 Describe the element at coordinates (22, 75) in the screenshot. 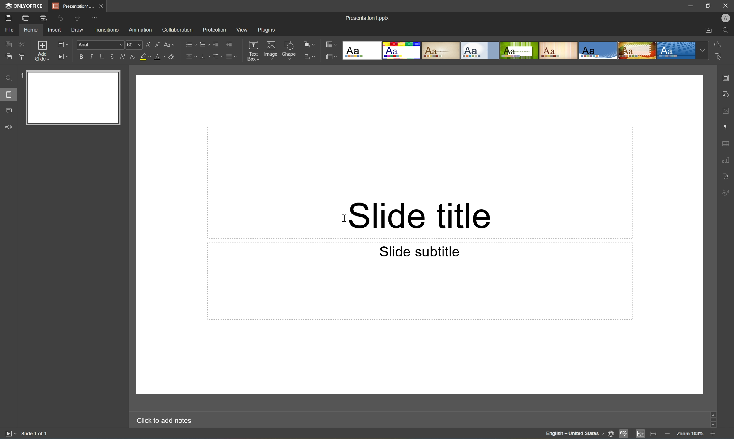

I see `1` at that location.